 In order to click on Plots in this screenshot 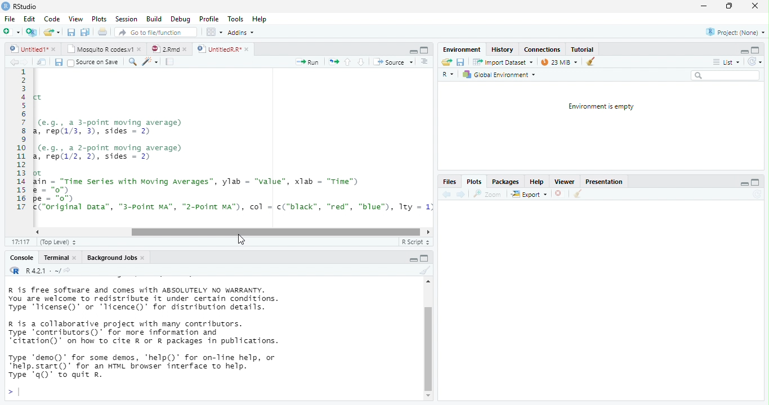, I will do `click(100, 19)`.